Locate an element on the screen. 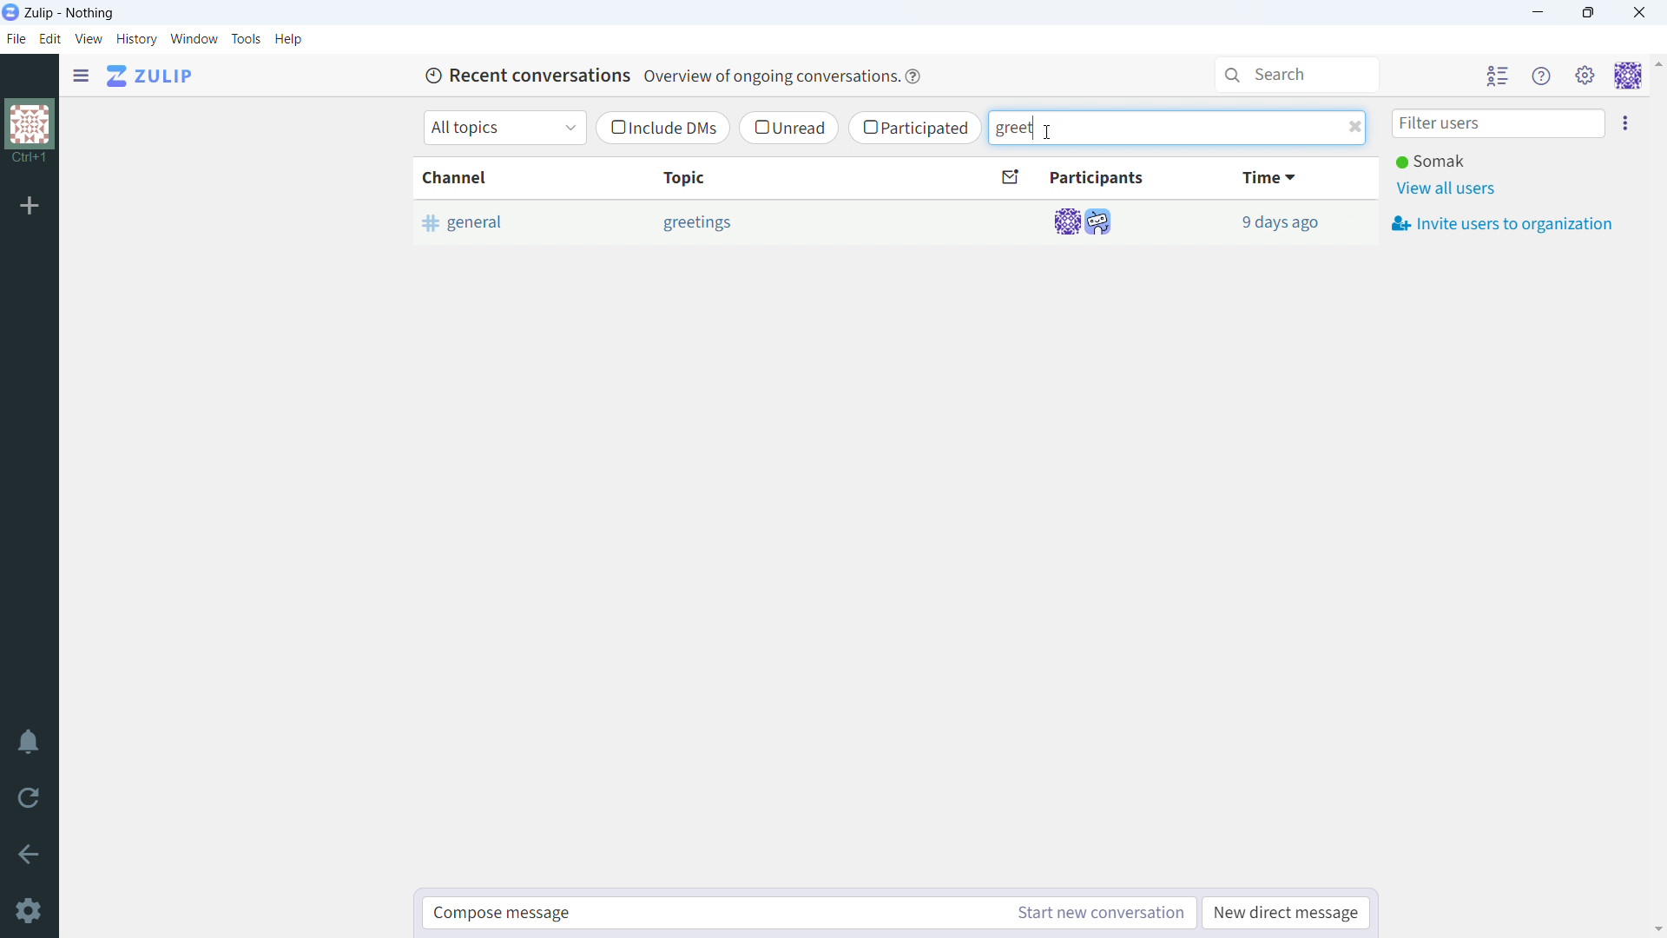  view all users is located at coordinates (1450, 189).